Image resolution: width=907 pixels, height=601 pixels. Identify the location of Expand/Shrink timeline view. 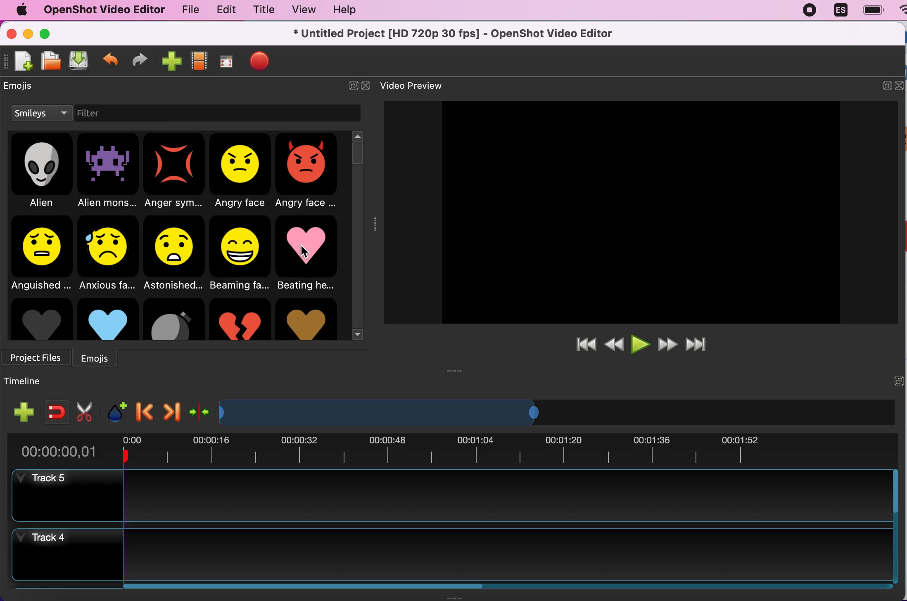
(382, 412).